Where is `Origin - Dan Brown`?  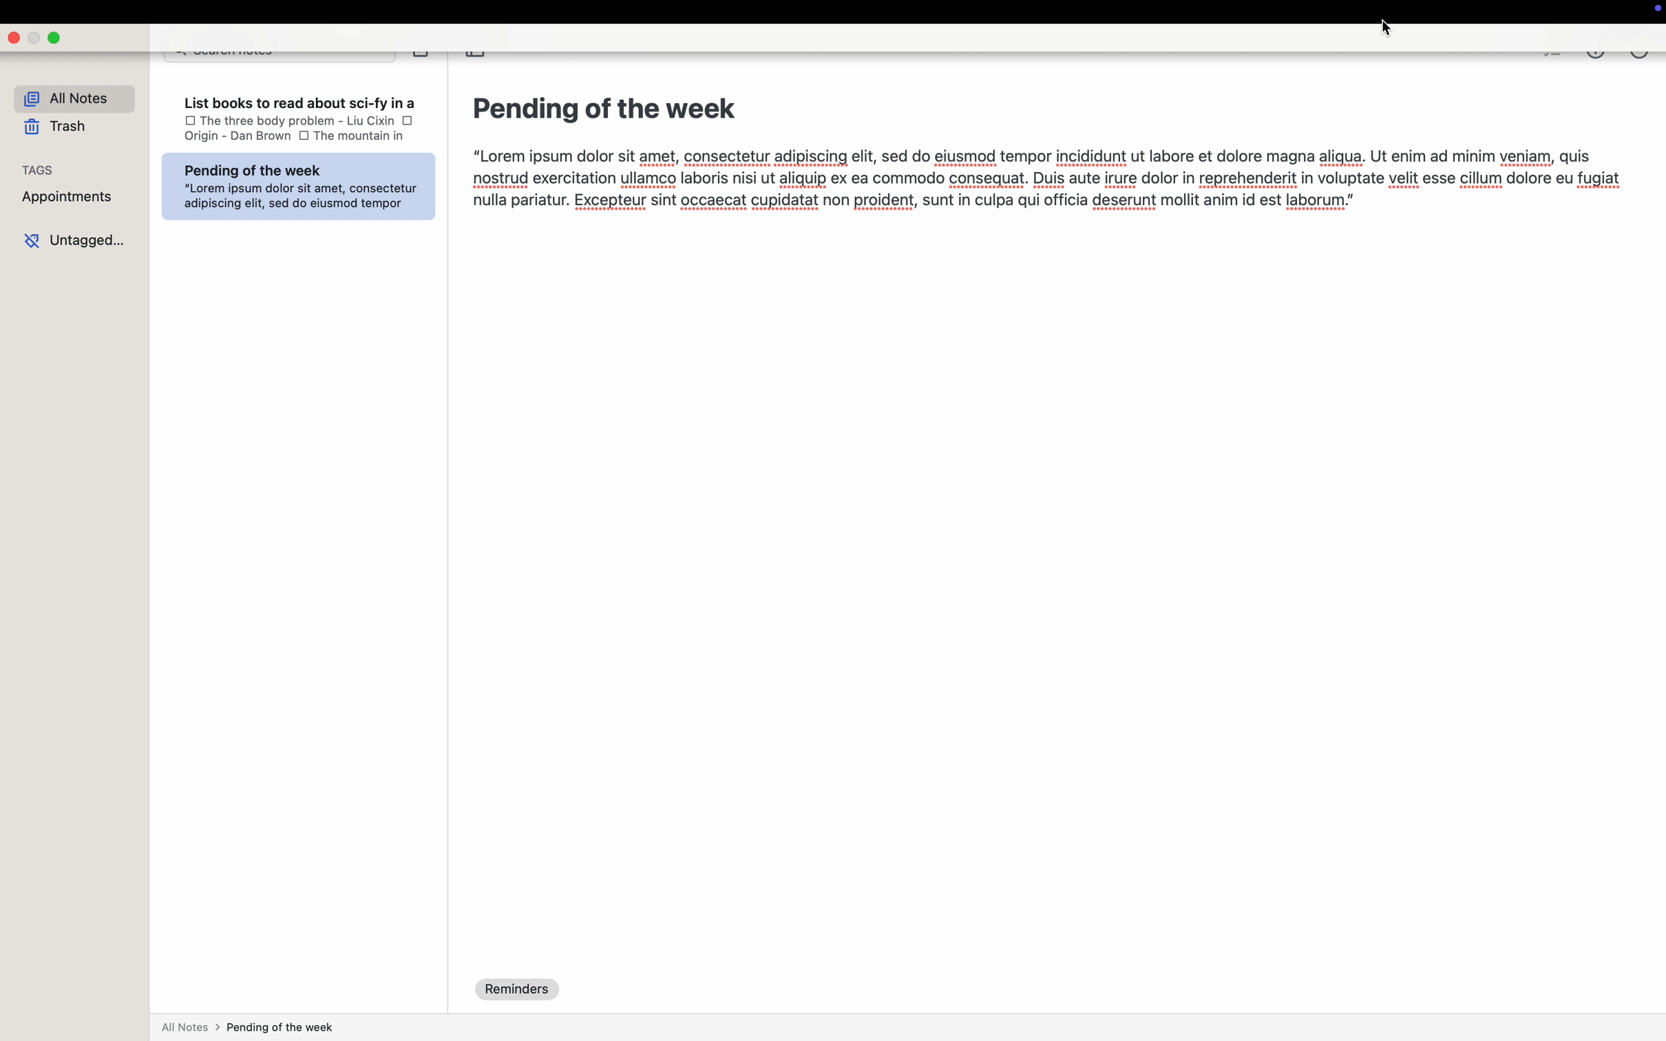 Origin - Dan Brown is located at coordinates (233, 139).